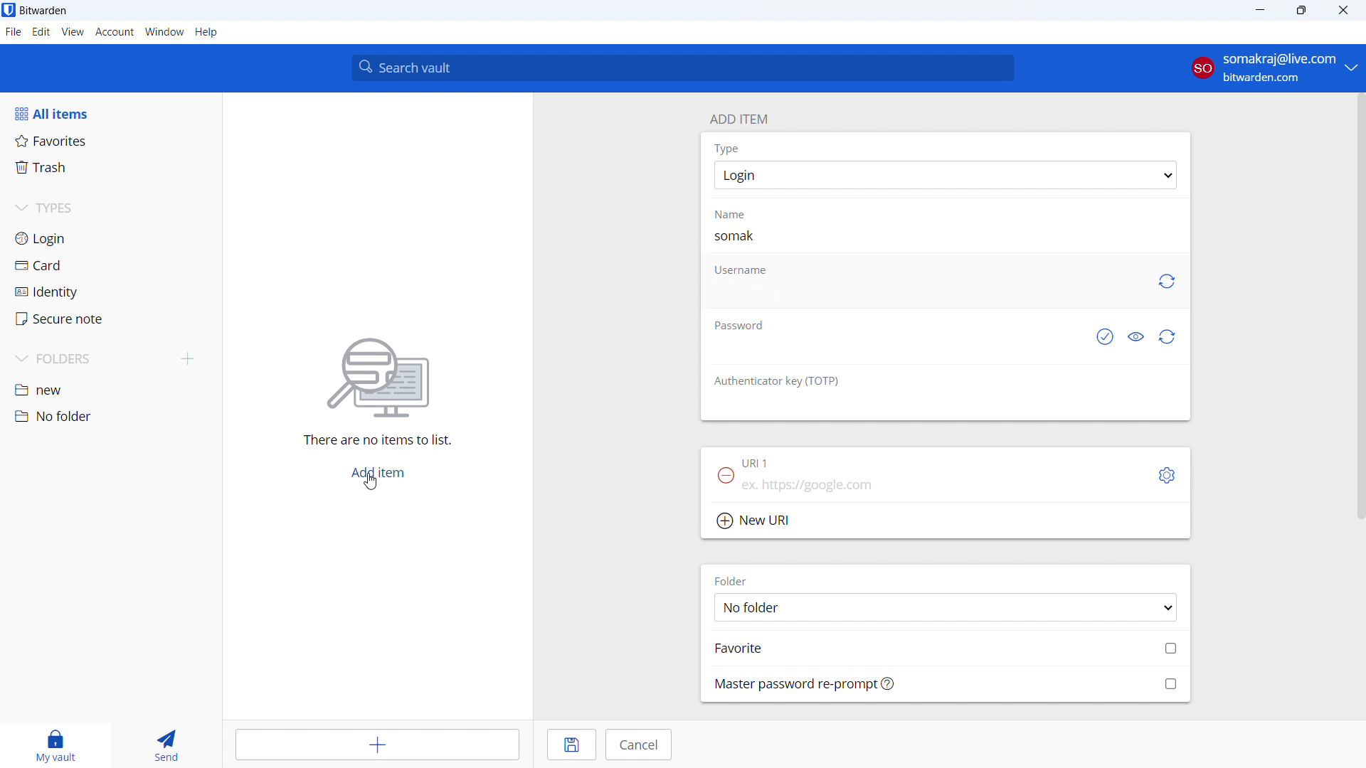  Describe the element at coordinates (738, 117) in the screenshot. I see `add item` at that location.